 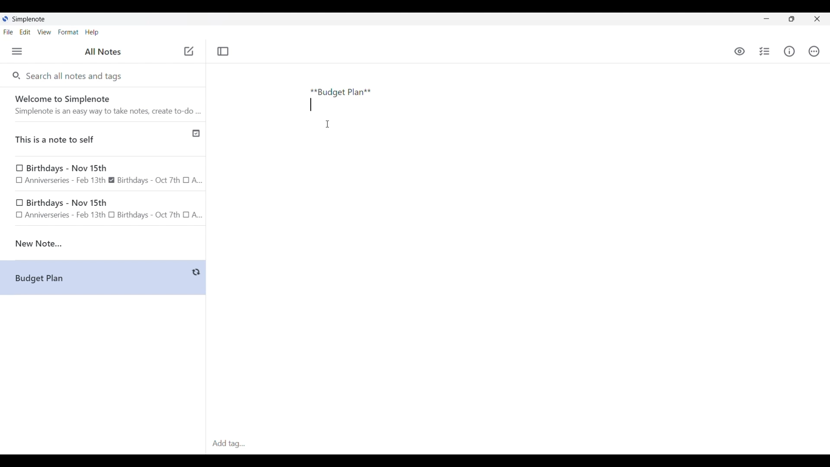 I want to click on Software name, so click(x=29, y=19).